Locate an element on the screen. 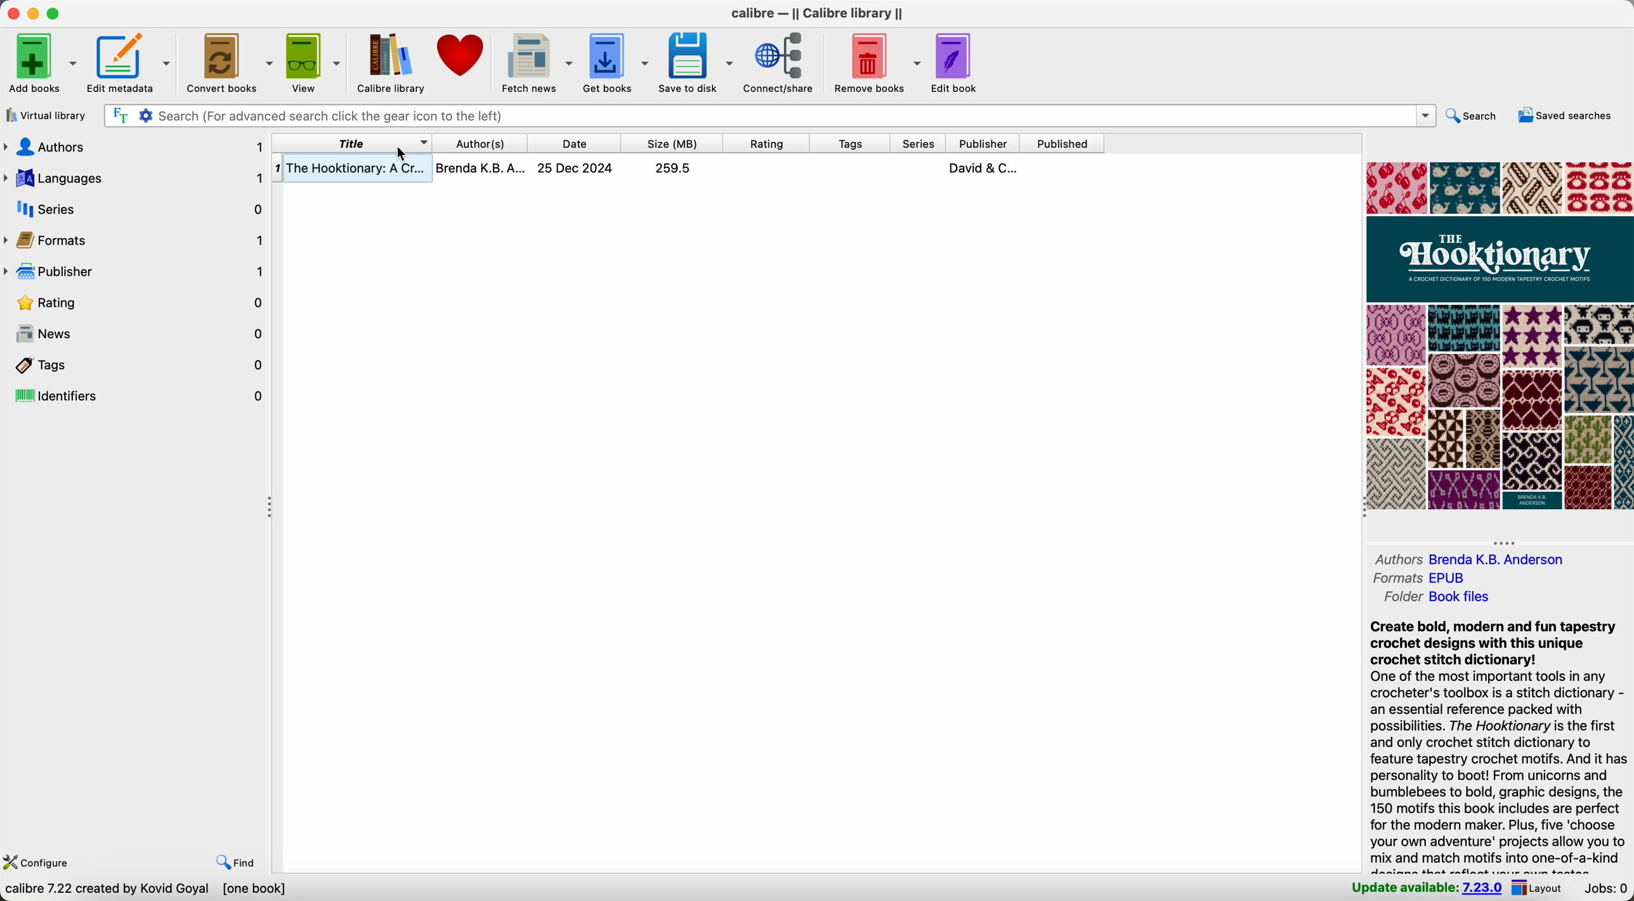 The height and width of the screenshot is (901, 1634). saved searches is located at coordinates (1568, 117).